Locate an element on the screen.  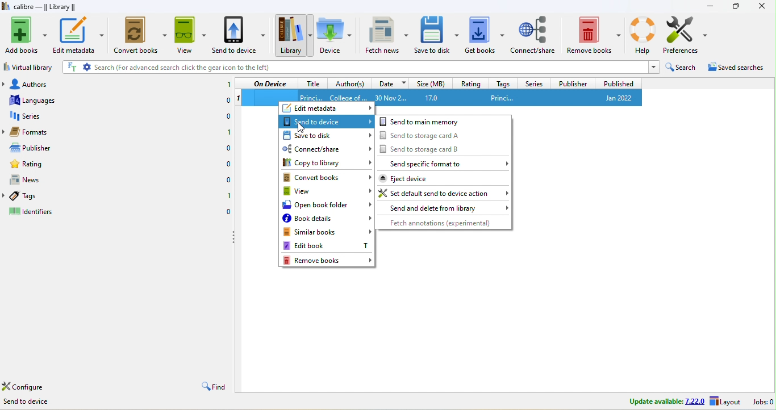
1 is located at coordinates (228, 198).